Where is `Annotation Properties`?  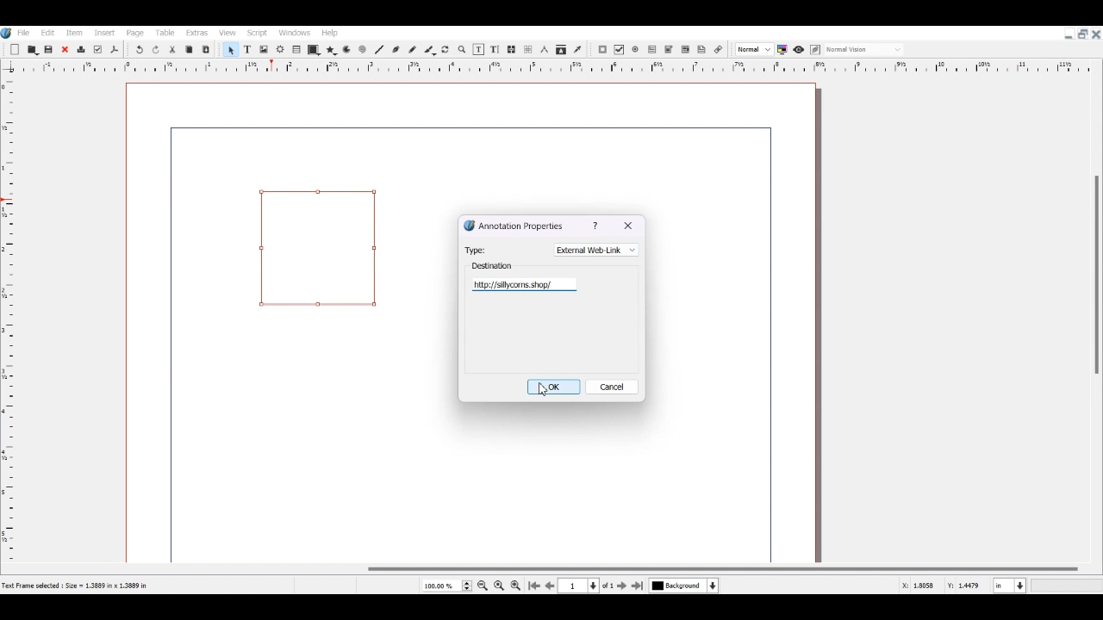 Annotation Properties is located at coordinates (514, 225).